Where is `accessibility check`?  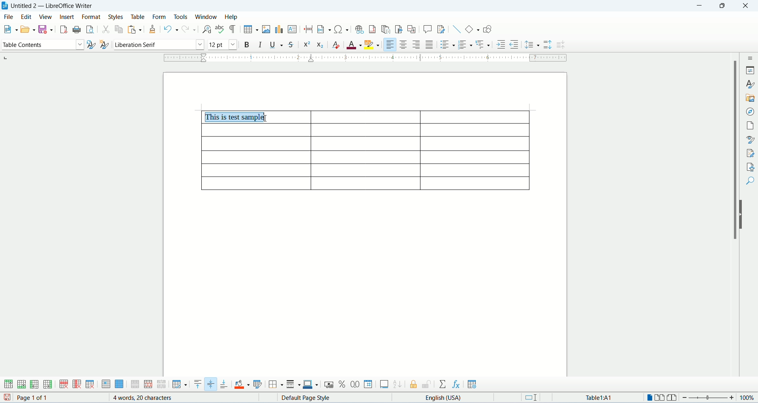
accessibility check is located at coordinates (751, 166).